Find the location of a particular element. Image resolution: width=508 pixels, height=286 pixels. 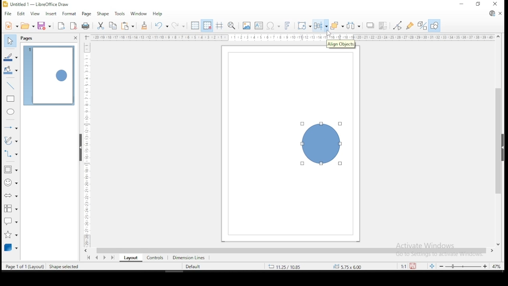

scroll bar is located at coordinates (498, 140).